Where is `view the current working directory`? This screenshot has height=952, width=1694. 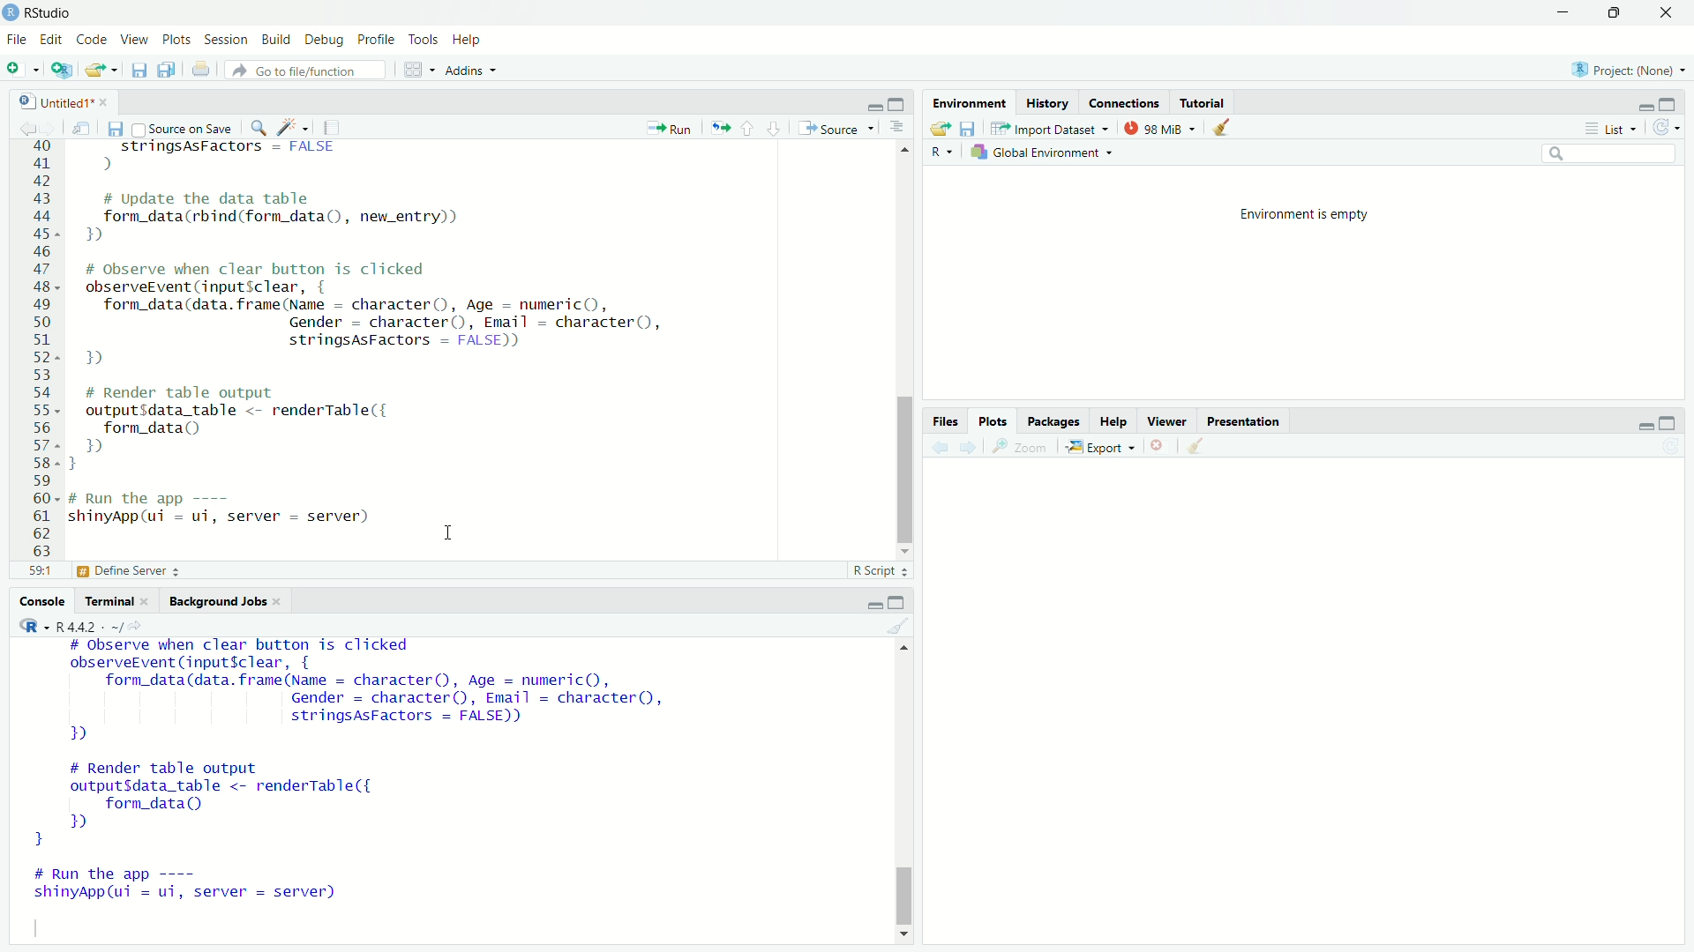
view the current working directory is located at coordinates (141, 626).